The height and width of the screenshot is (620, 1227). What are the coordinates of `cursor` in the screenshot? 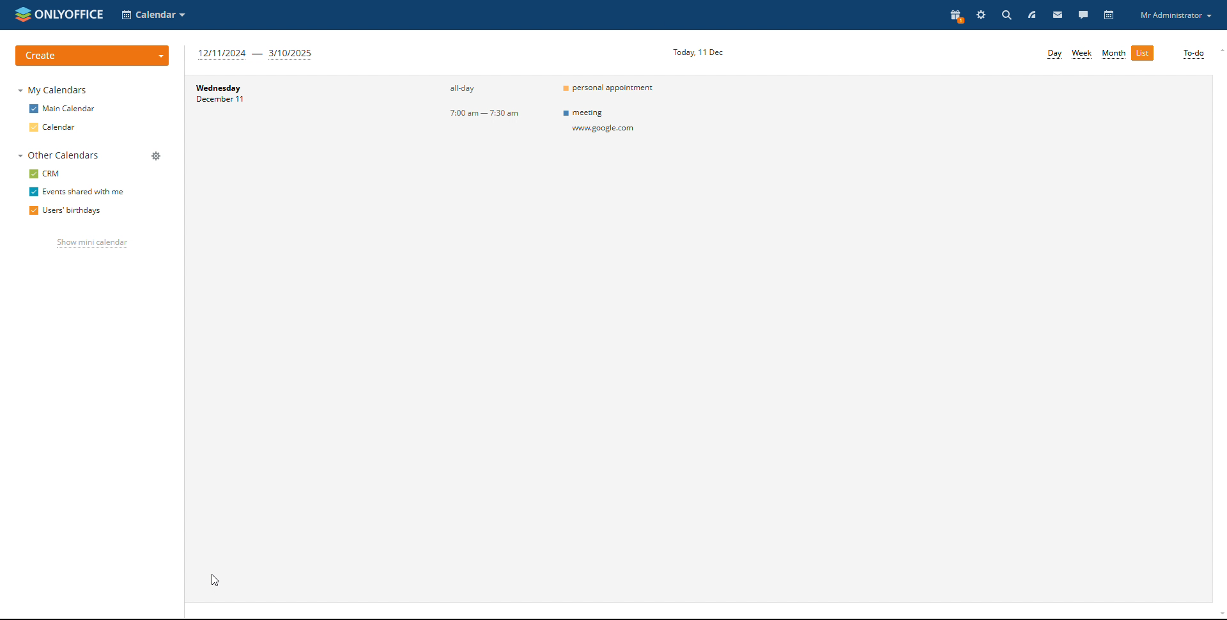 It's located at (217, 579).